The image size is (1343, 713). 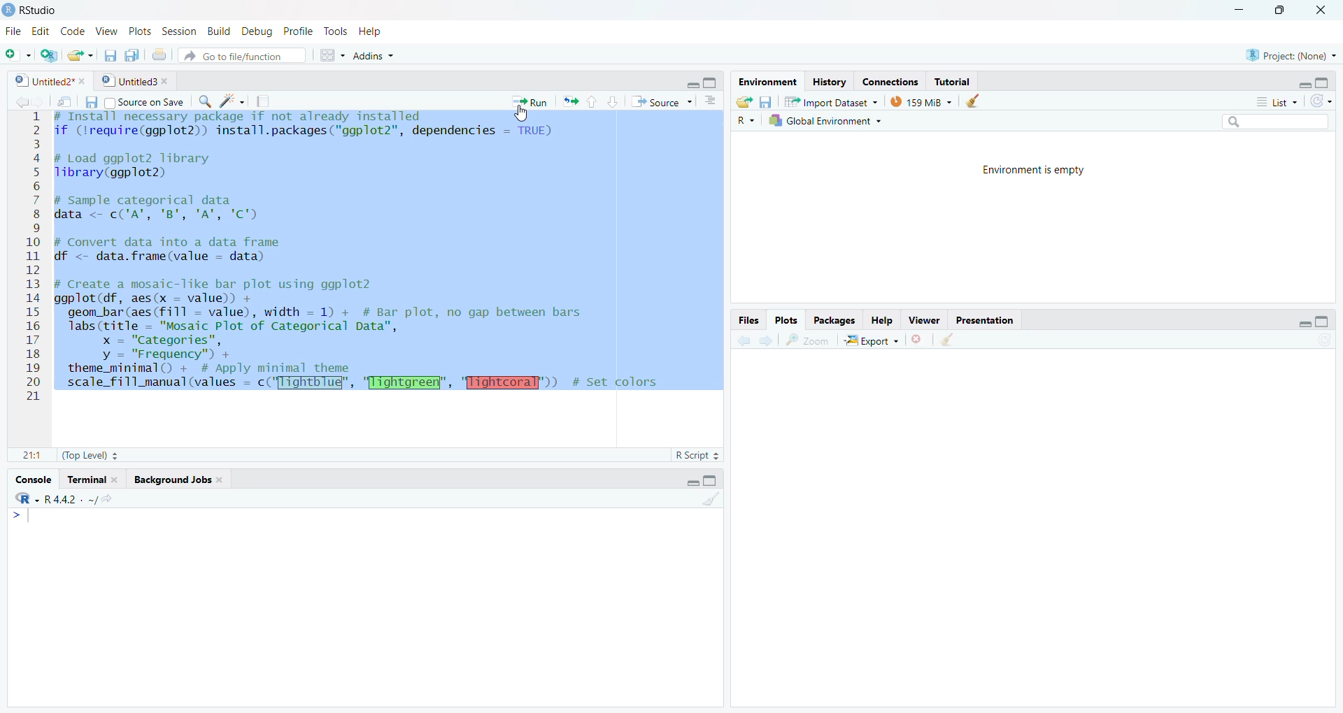 I want to click on Tools, so click(x=334, y=29).